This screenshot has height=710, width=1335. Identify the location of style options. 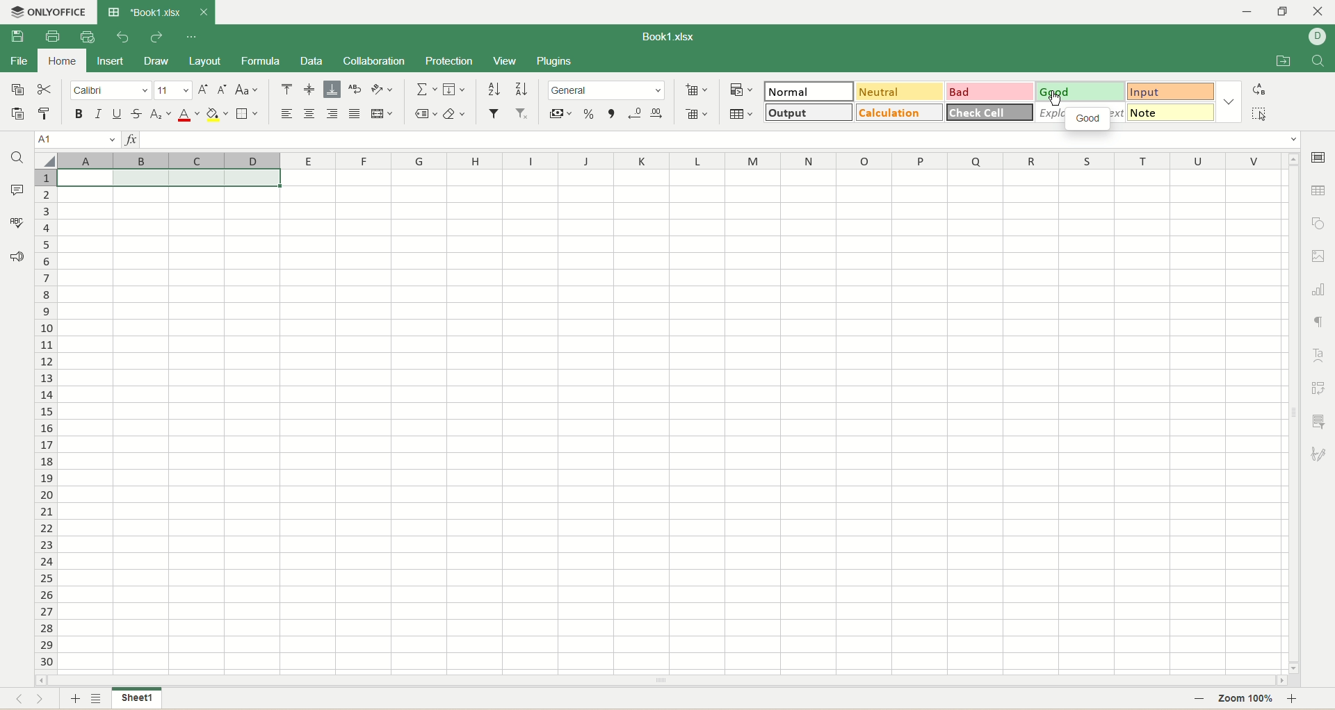
(1227, 101).